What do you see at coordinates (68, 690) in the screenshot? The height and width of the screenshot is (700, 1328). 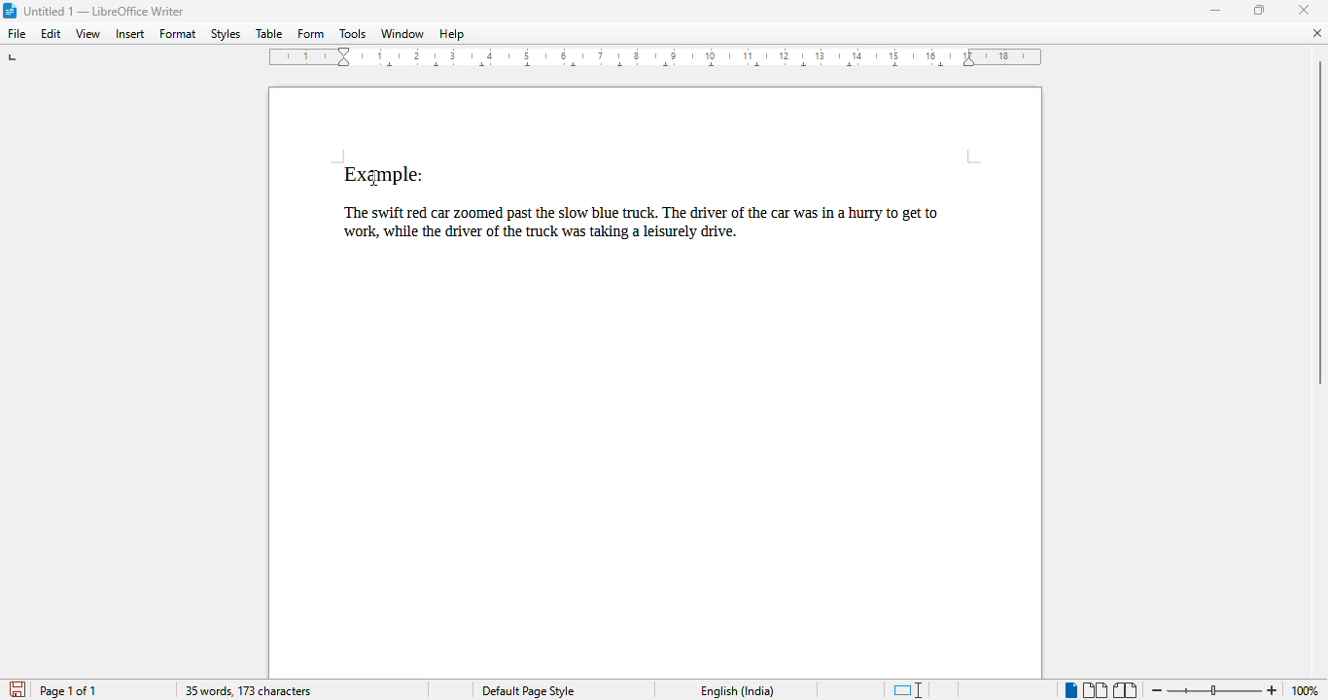 I see `page 1 of 1` at bounding box center [68, 690].